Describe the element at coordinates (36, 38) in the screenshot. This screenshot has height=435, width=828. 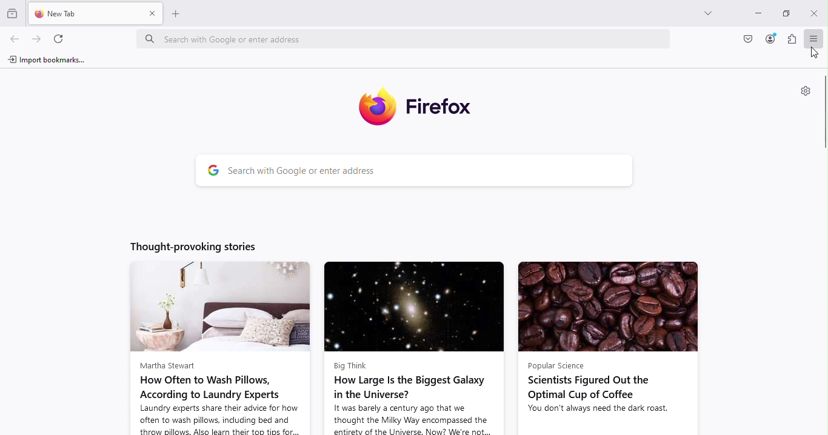
I see `Go forward one page` at that location.